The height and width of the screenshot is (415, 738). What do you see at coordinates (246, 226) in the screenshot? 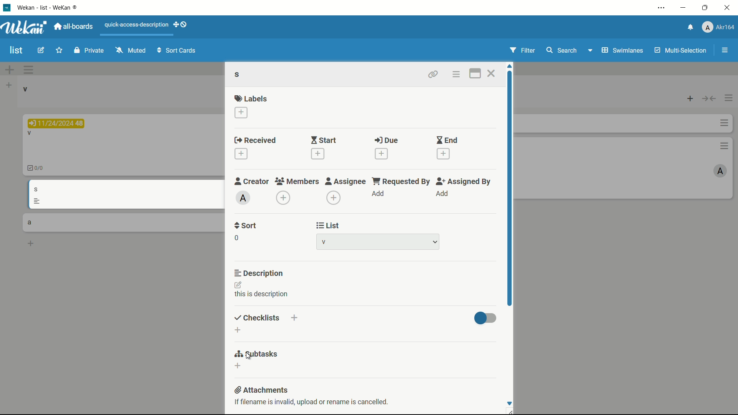
I see `sort` at bounding box center [246, 226].